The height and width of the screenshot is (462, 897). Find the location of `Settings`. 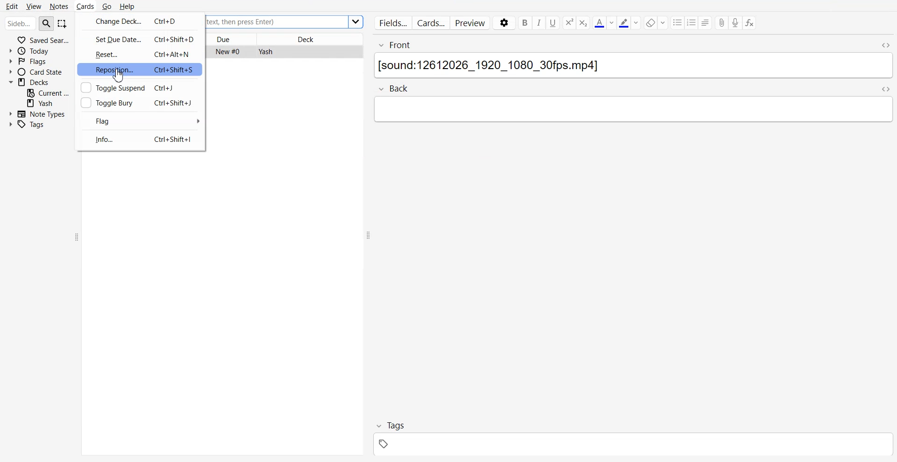

Settings is located at coordinates (503, 23).